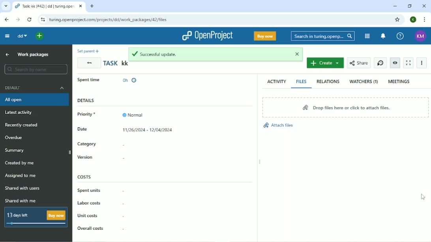 This screenshot has height=242, width=431. I want to click on spent time, so click(91, 79).